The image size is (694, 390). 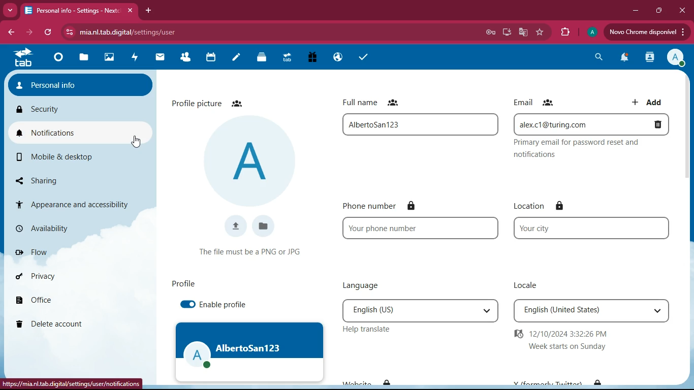 What do you see at coordinates (10, 9) in the screenshot?
I see `more` at bounding box center [10, 9].